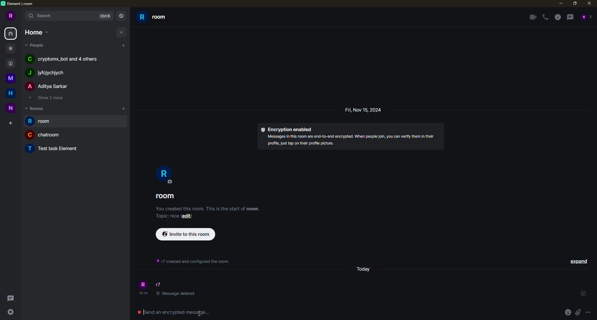  What do you see at coordinates (49, 98) in the screenshot?
I see `show 2 more` at bounding box center [49, 98].